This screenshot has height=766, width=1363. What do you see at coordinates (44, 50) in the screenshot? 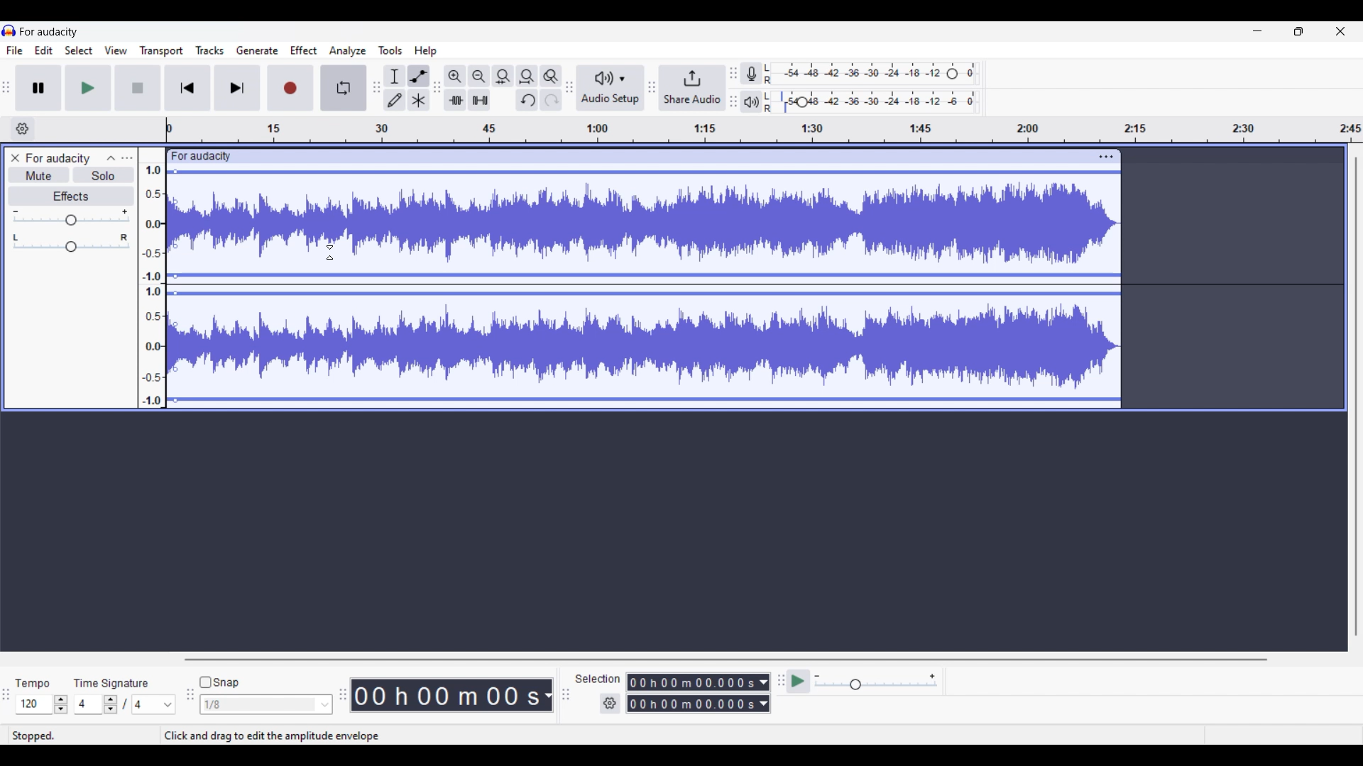
I see `Edit` at bounding box center [44, 50].